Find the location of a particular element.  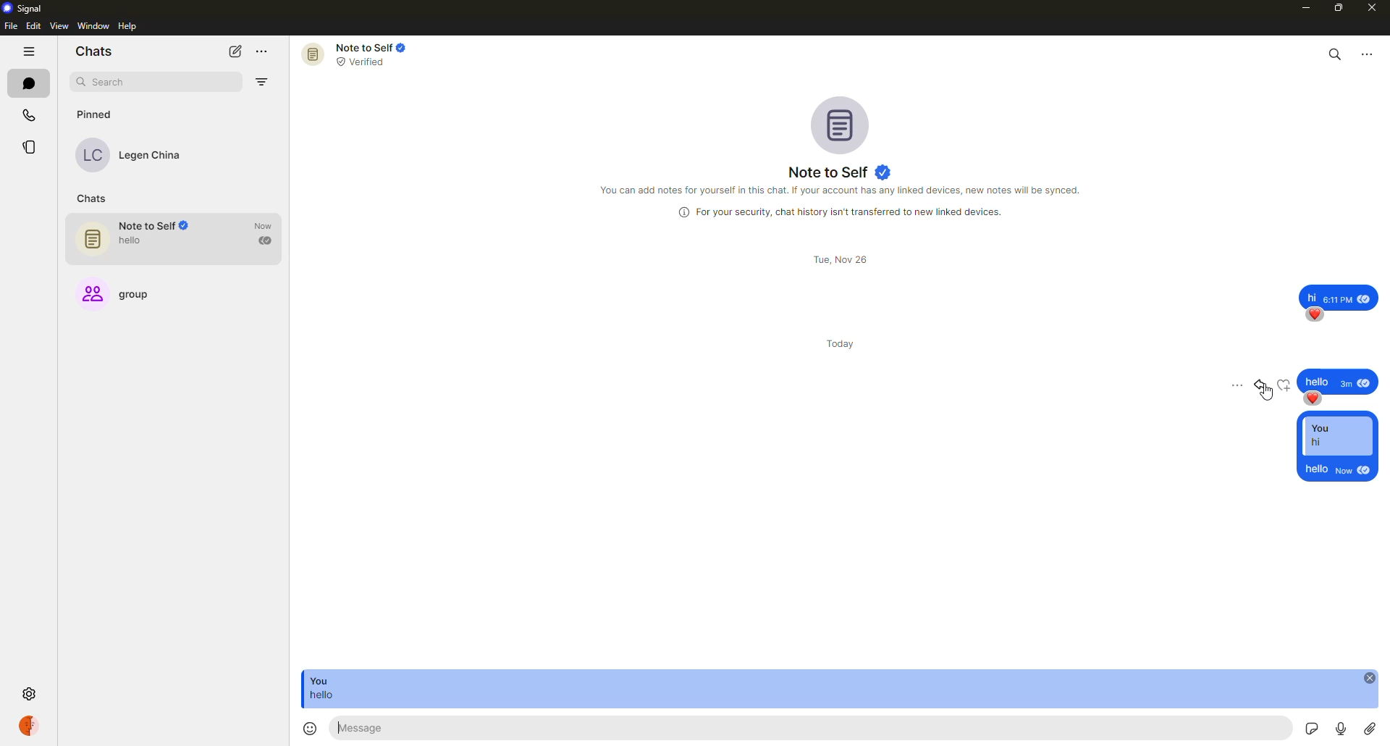

signal is located at coordinates (24, 9).